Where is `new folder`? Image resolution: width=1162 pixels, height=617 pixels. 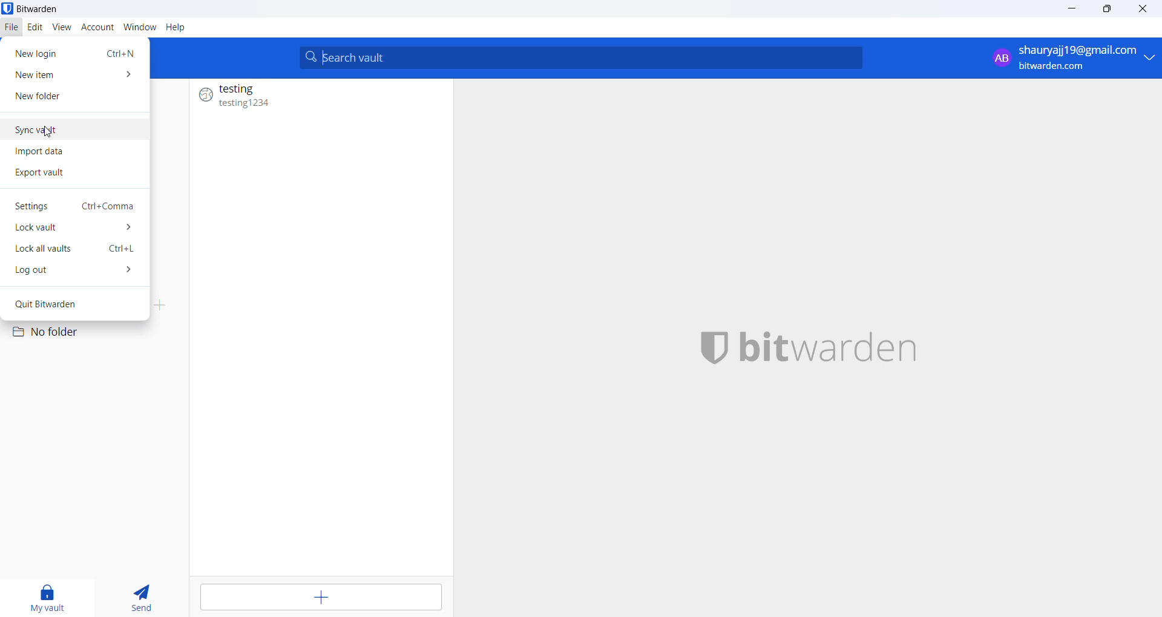 new folder is located at coordinates (73, 97).